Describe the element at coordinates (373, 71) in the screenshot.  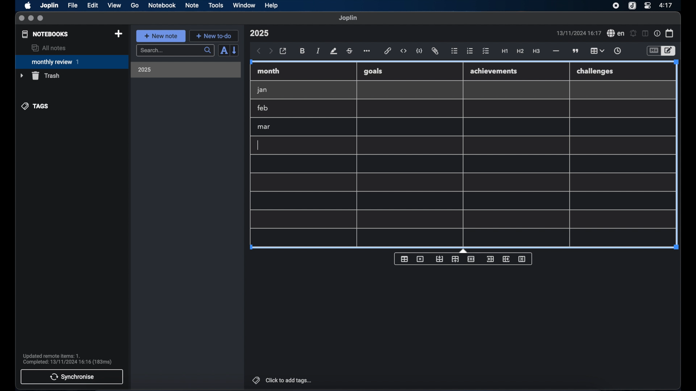
I see `goals` at that location.